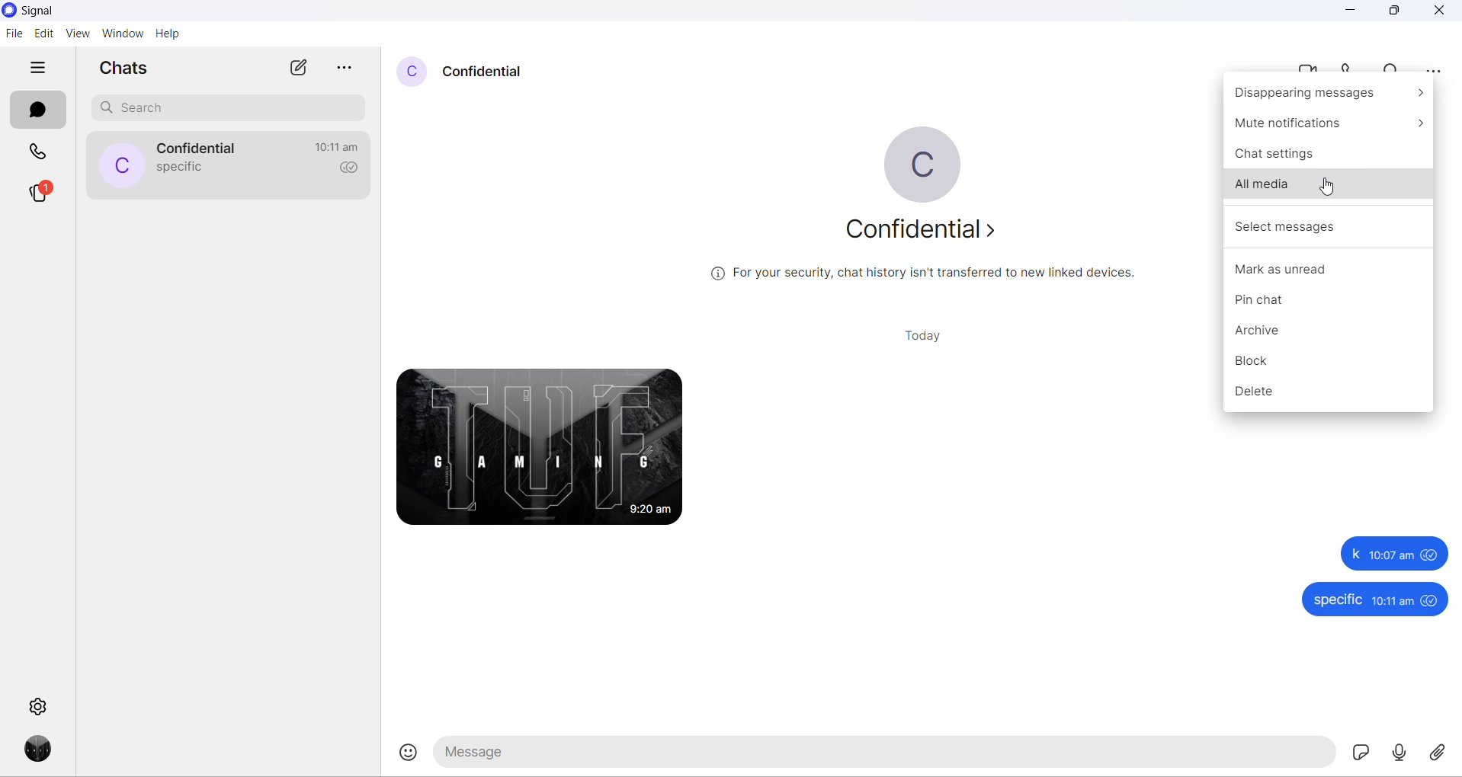 Image resolution: width=1462 pixels, height=777 pixels. Describe the element at coordinates (203, 149) in the screenshot. I see `contact name` at that location.